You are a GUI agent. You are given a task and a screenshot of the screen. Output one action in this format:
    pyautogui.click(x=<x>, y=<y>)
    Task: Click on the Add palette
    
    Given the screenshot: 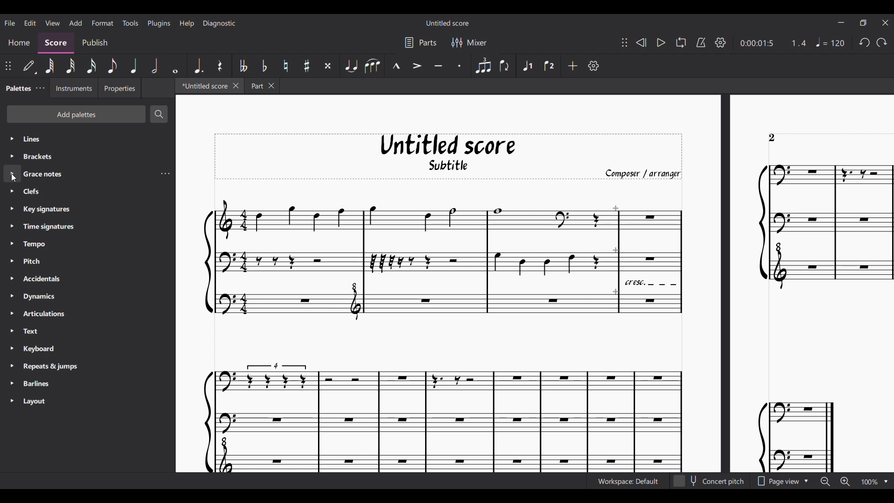 What is the action you would take?
    pyautogui.click(x=76, y=114)
    